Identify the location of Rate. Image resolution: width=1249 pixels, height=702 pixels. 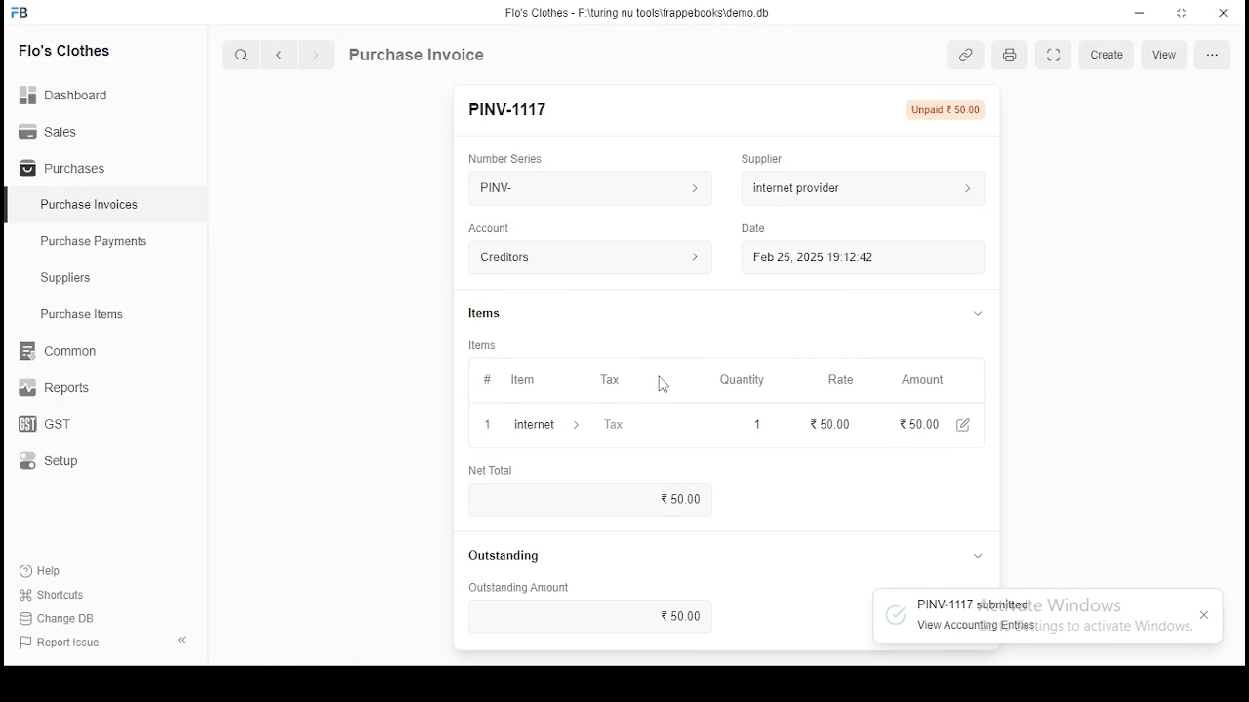
(836, 379).